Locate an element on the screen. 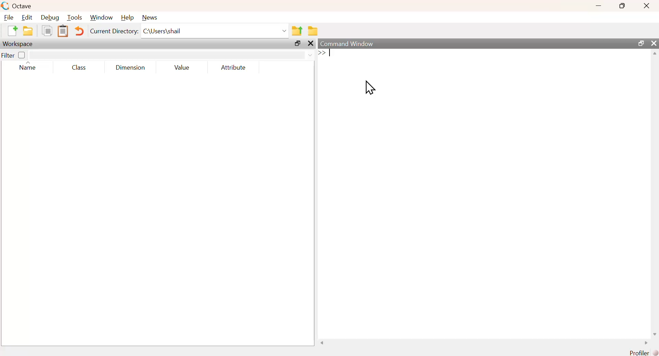 This screenshot has height=356, width=659. current directory is located at coordinates (114, 32).